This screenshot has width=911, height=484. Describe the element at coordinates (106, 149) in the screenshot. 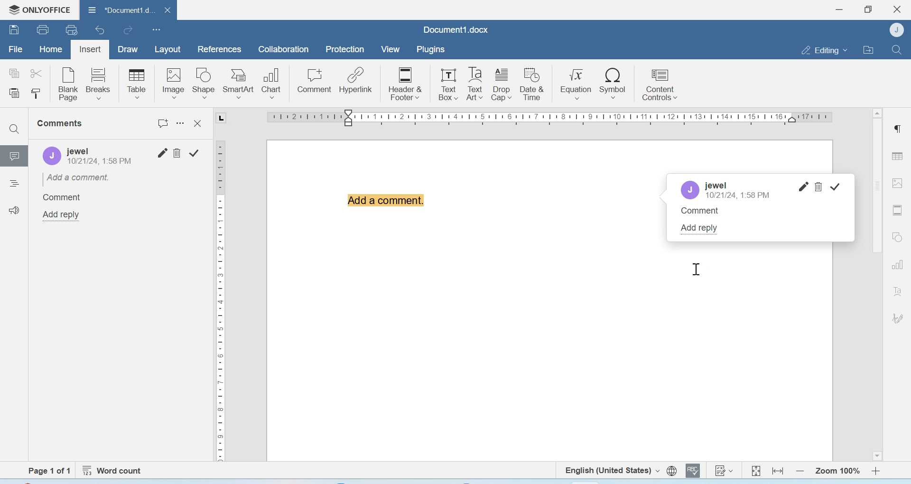

I see `jewel` at that location.